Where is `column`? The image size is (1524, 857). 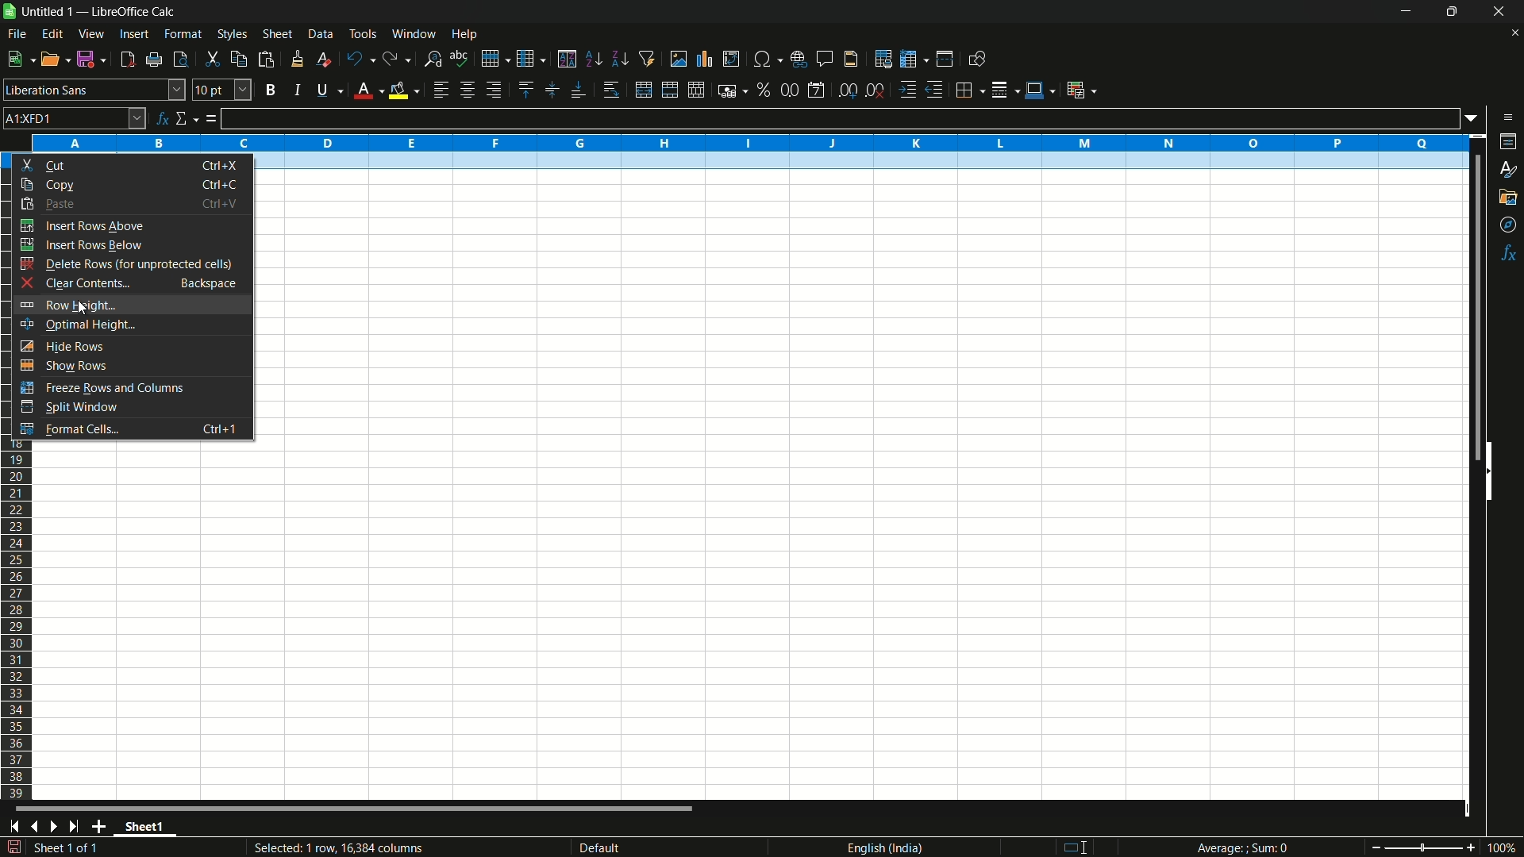
column is located at coordinates (532, 60).